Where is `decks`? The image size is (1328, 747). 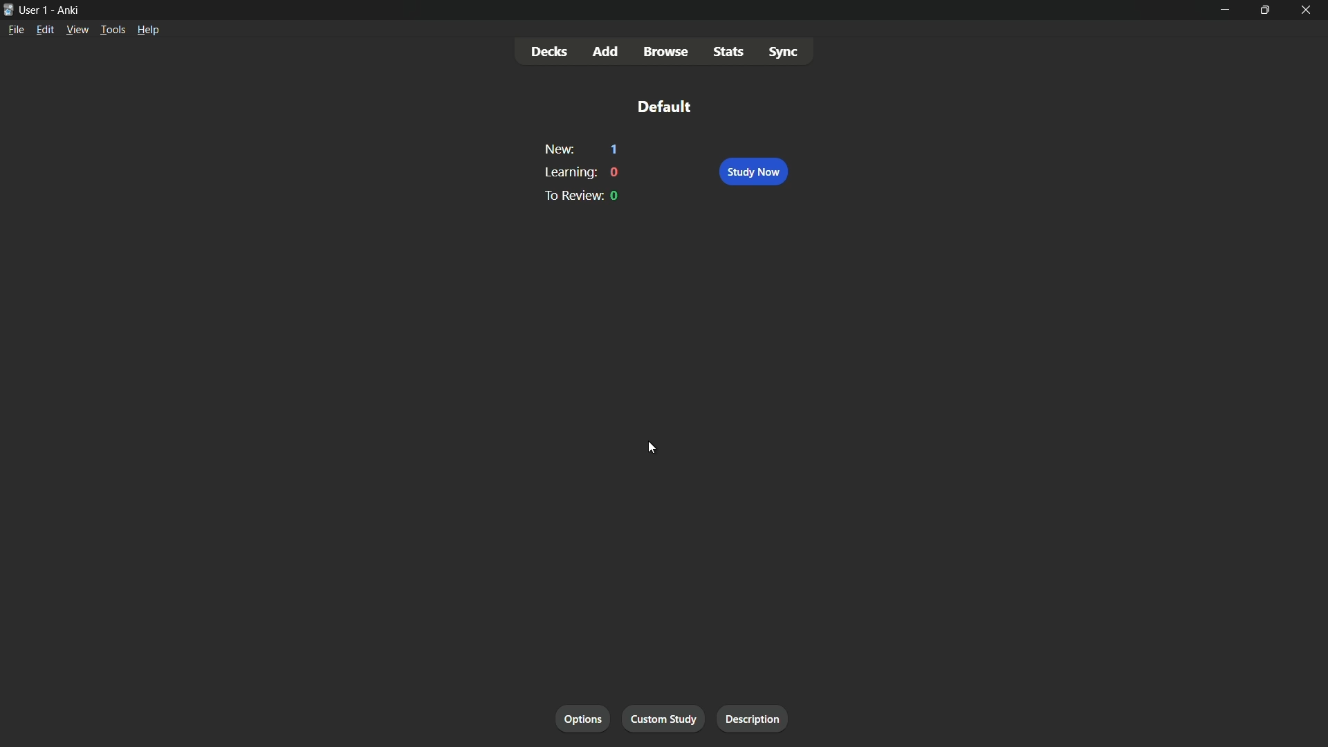
decks is located at coordinates (551, 50).